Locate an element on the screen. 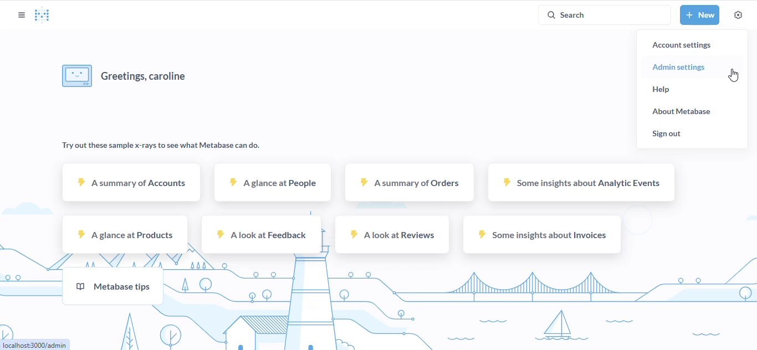 The width and height of the screenshot is (757, 350). some insights about analytic events is located at coordinates (581, 183).